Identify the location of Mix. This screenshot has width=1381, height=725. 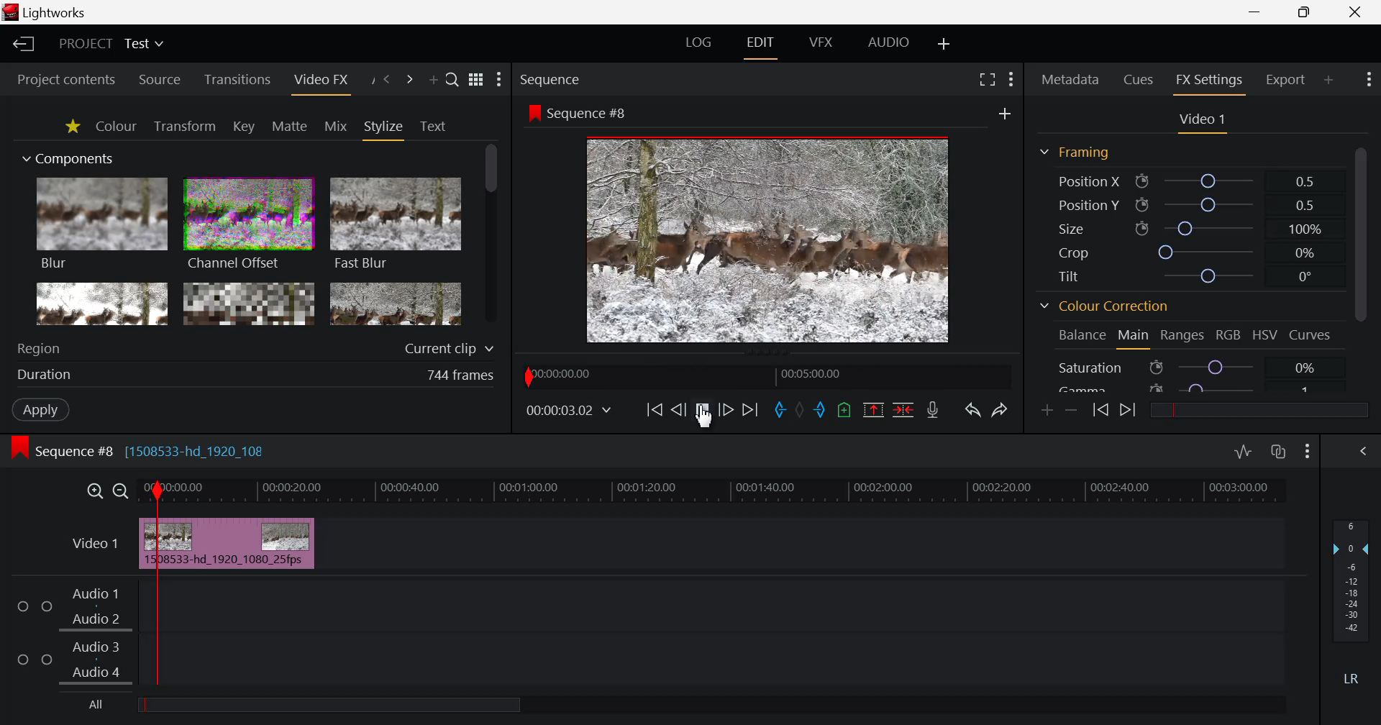
(336, 126).